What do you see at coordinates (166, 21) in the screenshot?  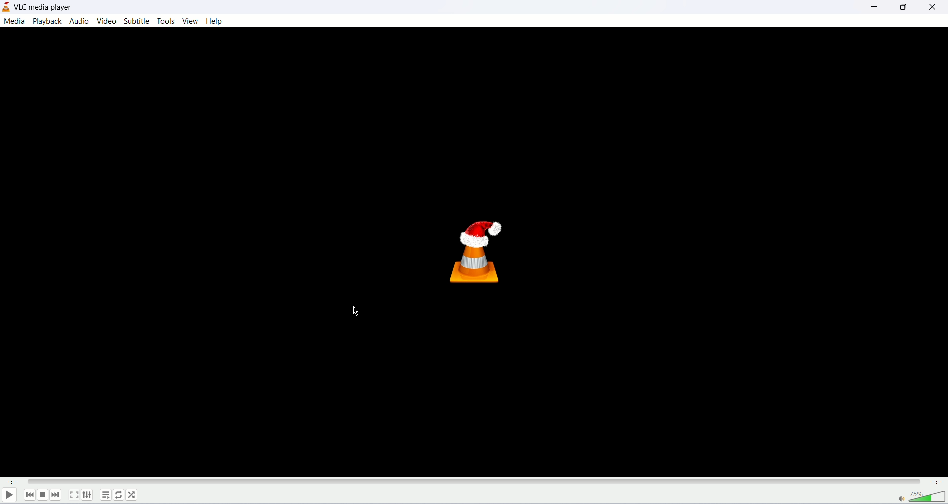 I see `tools` at bounding box center [166, 21].